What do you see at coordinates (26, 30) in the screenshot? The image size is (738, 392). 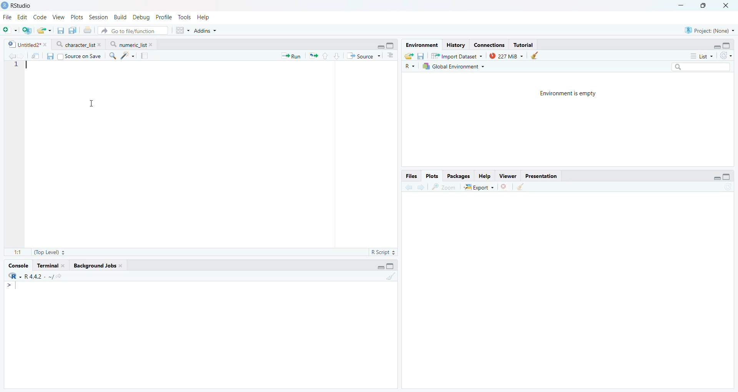 I see `Open new project` at bounding box center [26, 30].